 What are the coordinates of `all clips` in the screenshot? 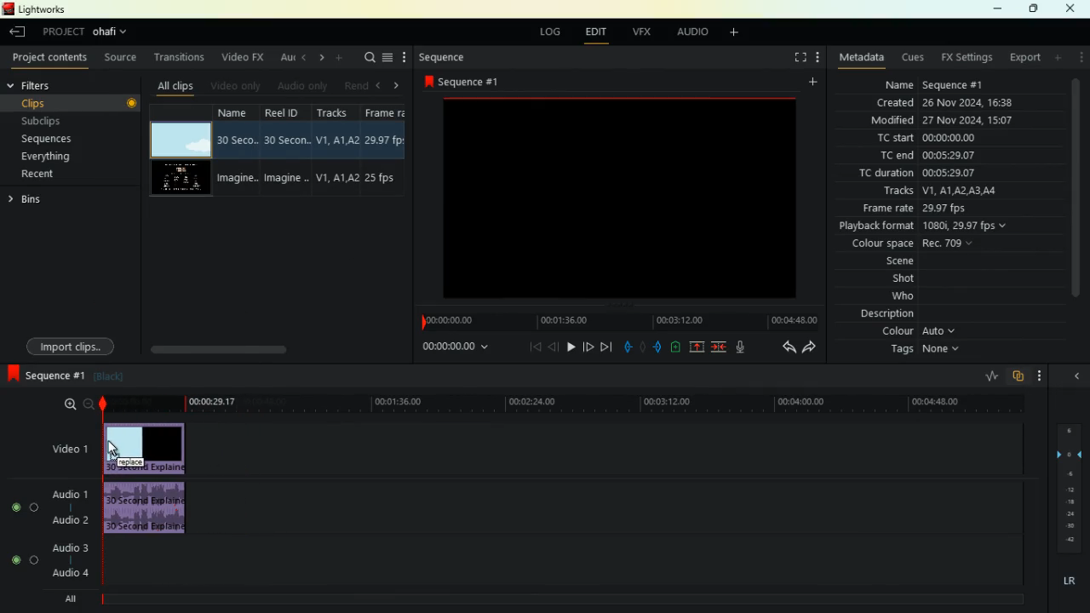 It's located at (177, 87).